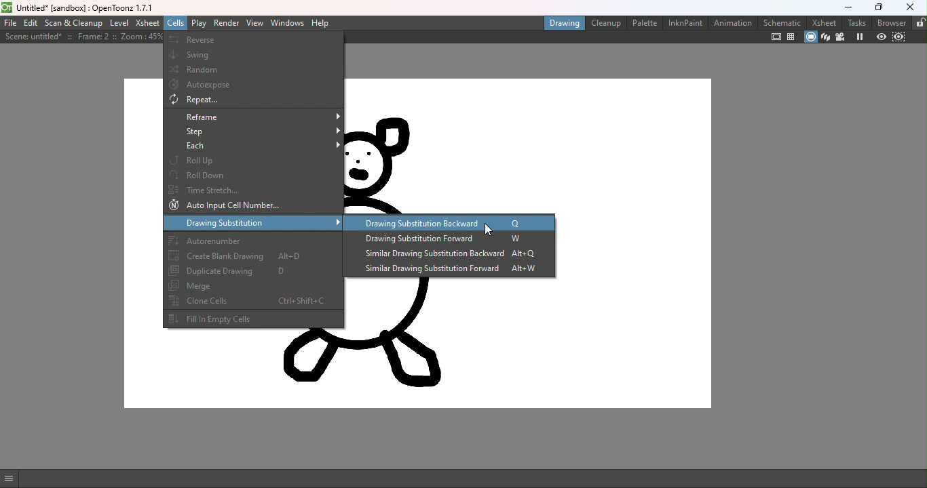  I want to click on Camera view, so click(841, 38).